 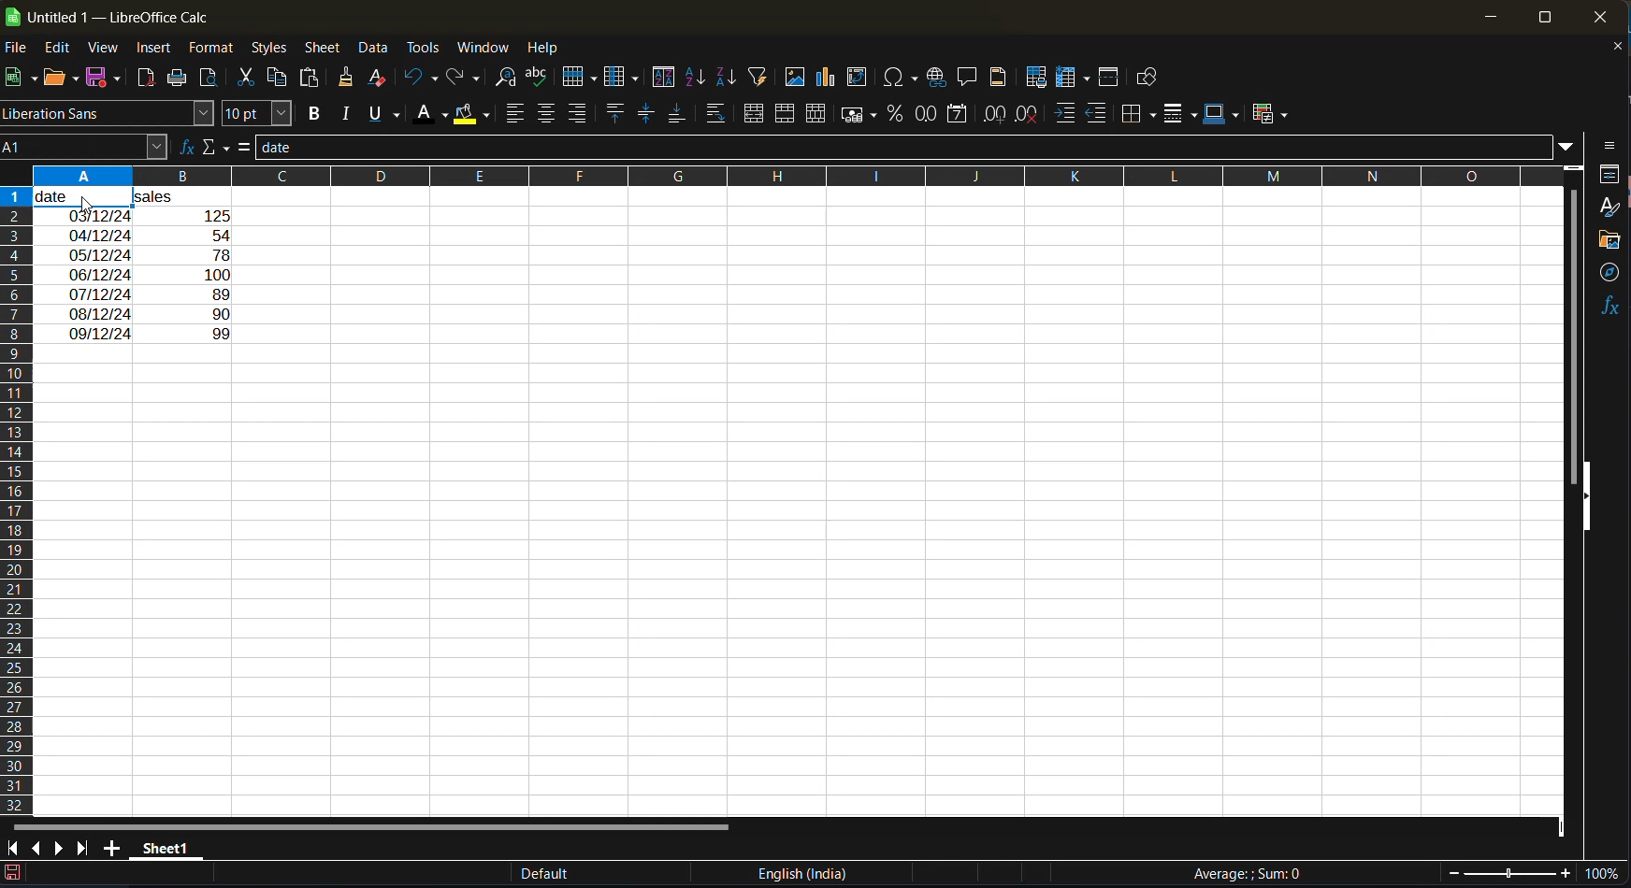 What do you see at coordinates (261, 114) in the screenshot?
I see `font size` at bounding box center [261, 114].